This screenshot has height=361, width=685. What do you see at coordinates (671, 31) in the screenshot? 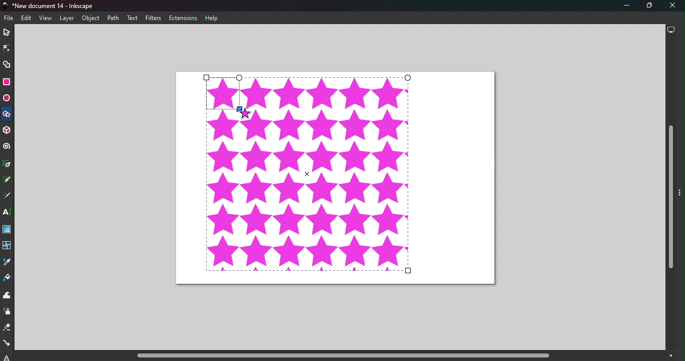
I see `Display options` at bounding box center [671, 31].